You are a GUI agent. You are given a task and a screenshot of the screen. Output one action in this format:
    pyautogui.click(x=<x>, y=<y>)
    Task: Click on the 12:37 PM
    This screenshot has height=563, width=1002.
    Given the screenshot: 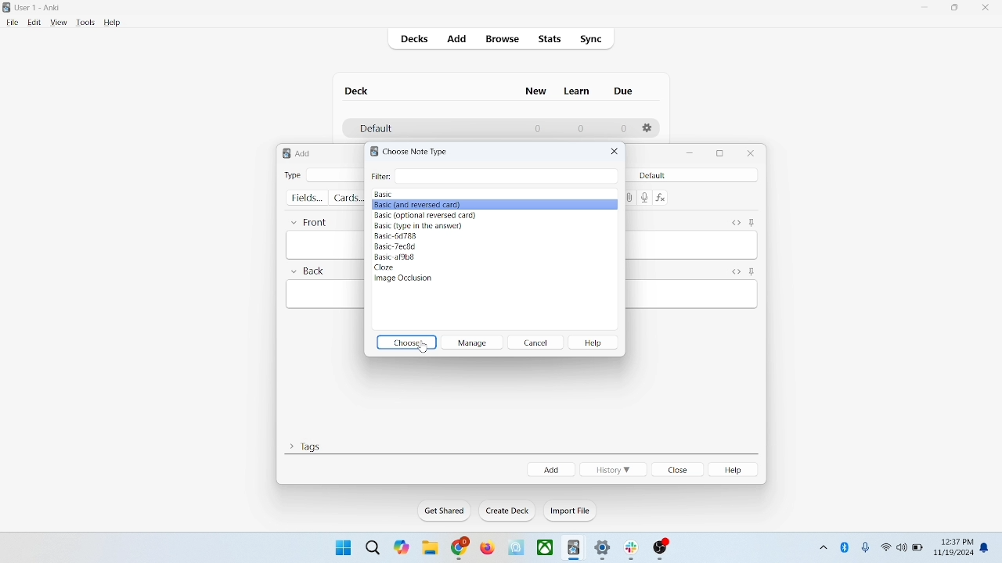 What is the action you would take?
    pyautogui.click(x=956, y=542)
    